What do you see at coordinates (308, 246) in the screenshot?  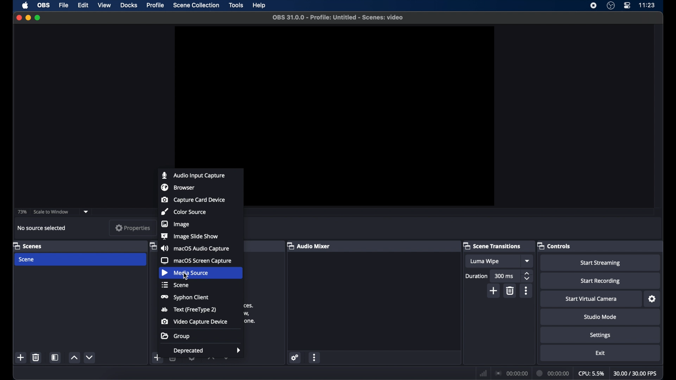 I see `audiomixer` at bounding box center [308, 246].